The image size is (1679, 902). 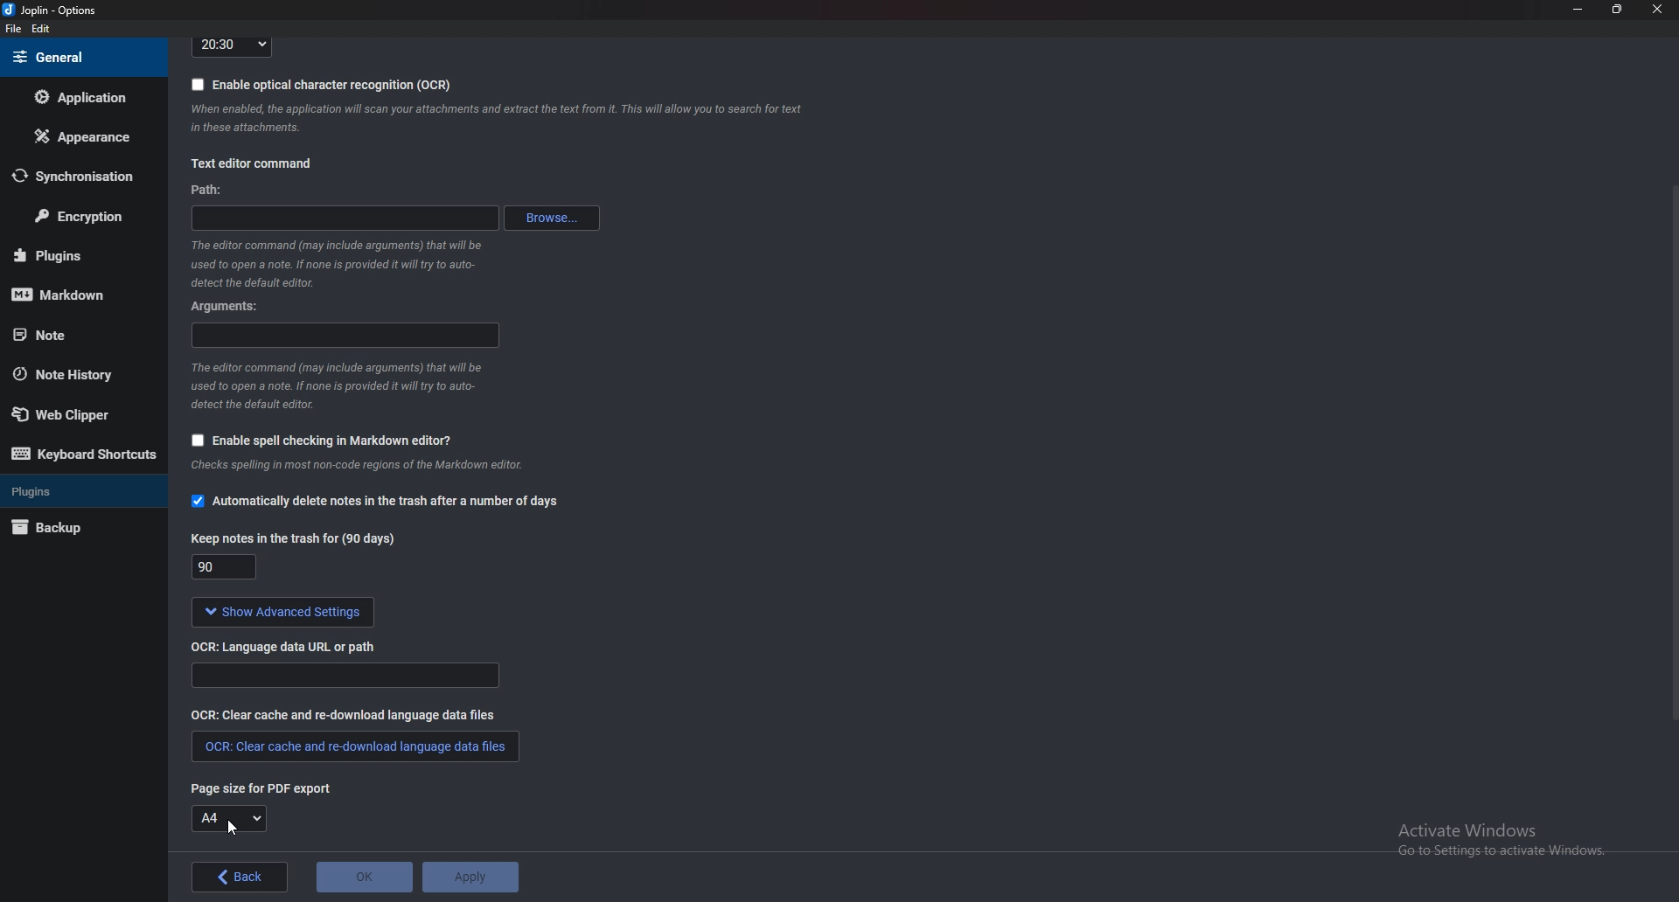 I want to click on Scroll bar, so click(x=1672, y=450).